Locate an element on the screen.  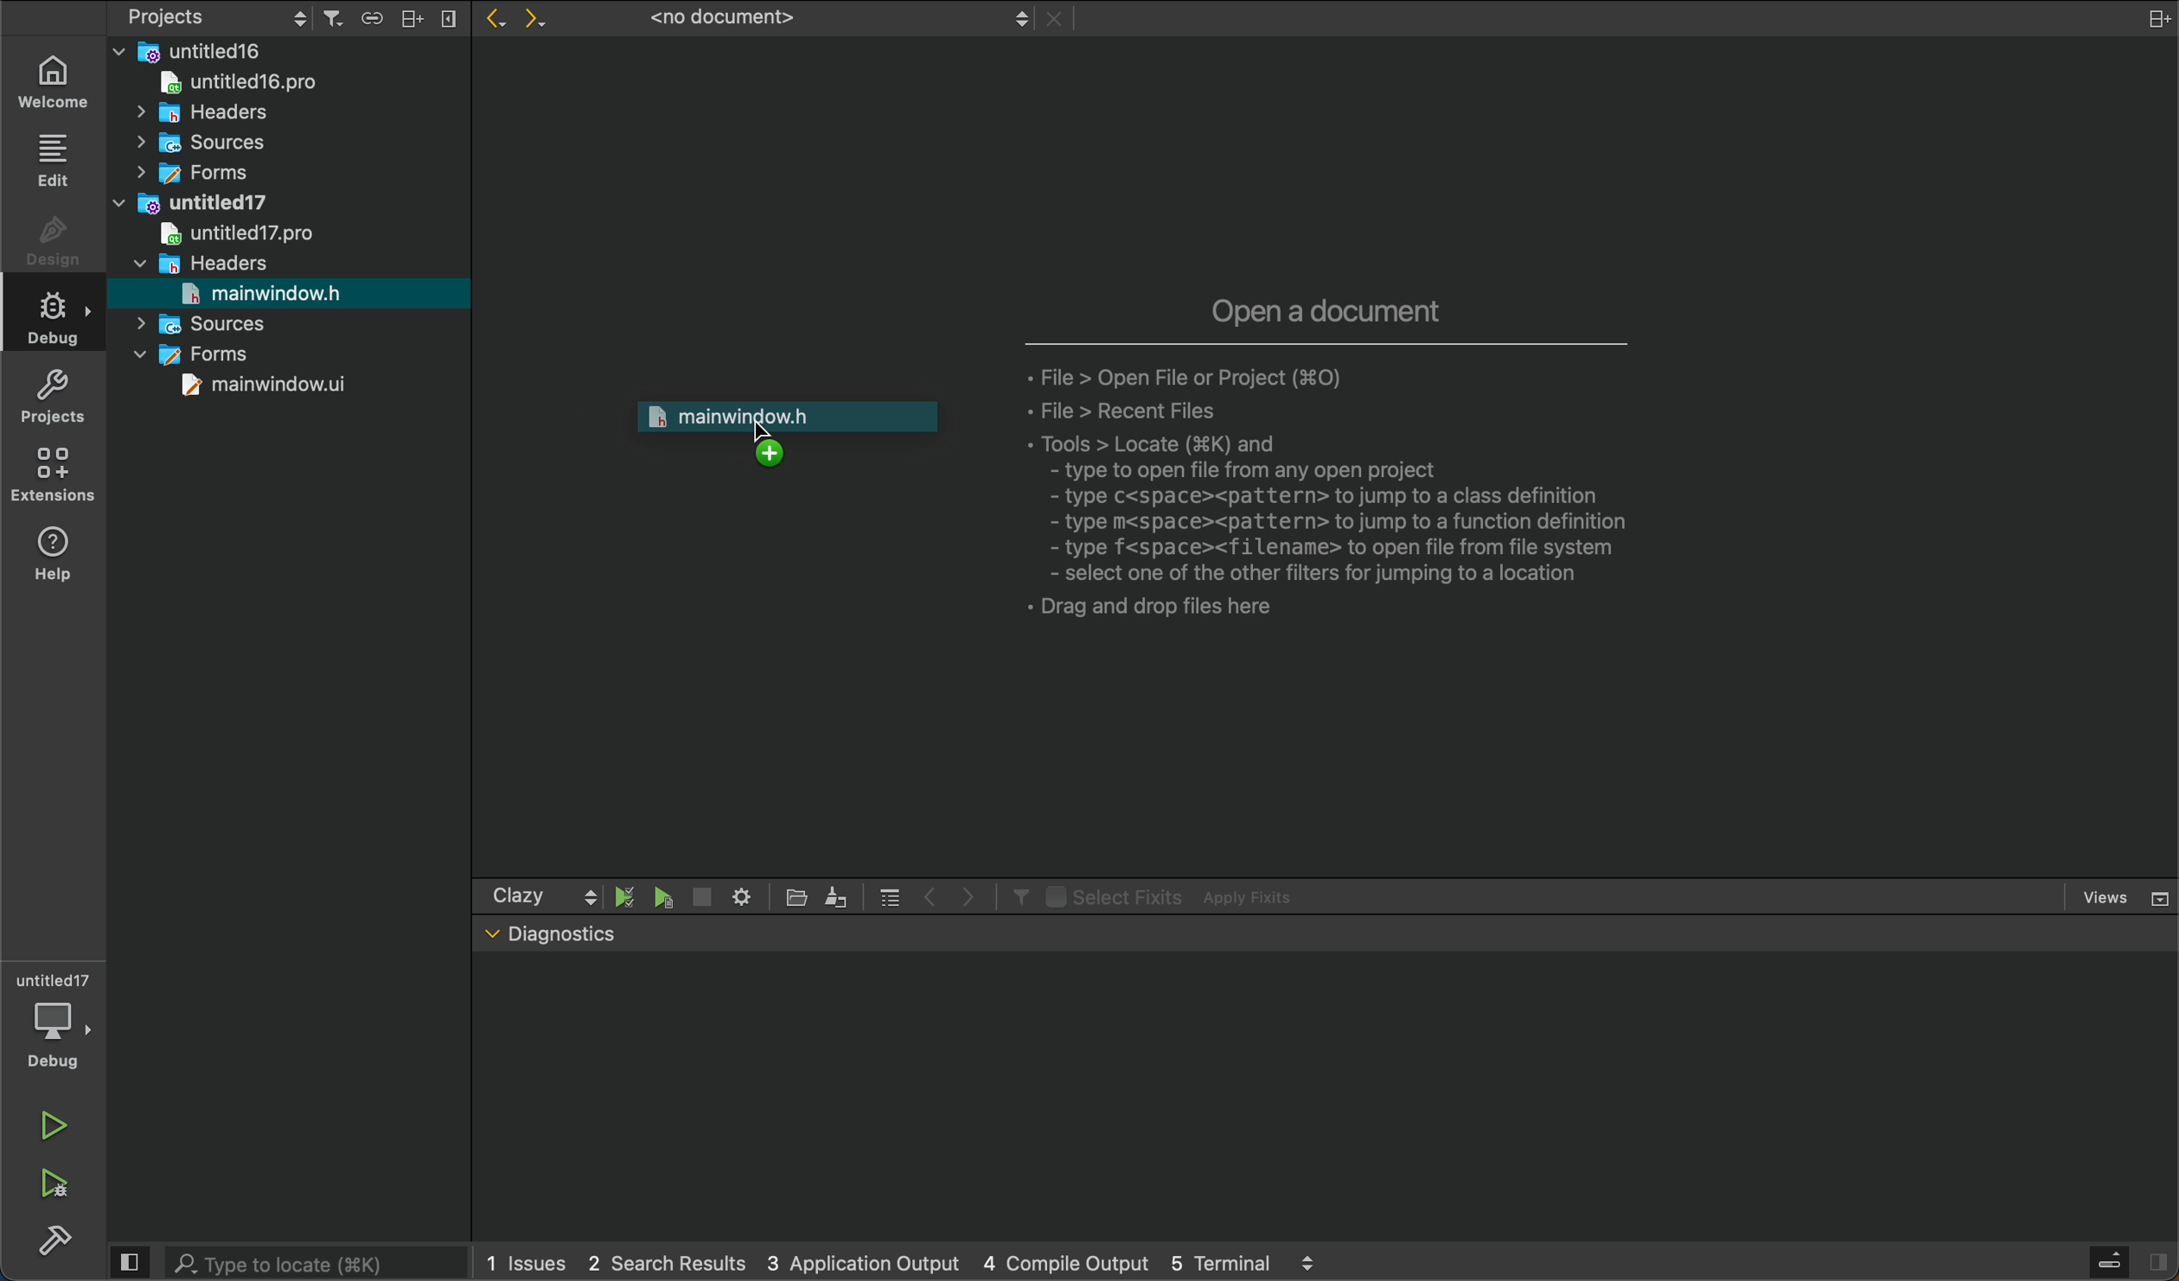
file is located at coordinates (800, 897).